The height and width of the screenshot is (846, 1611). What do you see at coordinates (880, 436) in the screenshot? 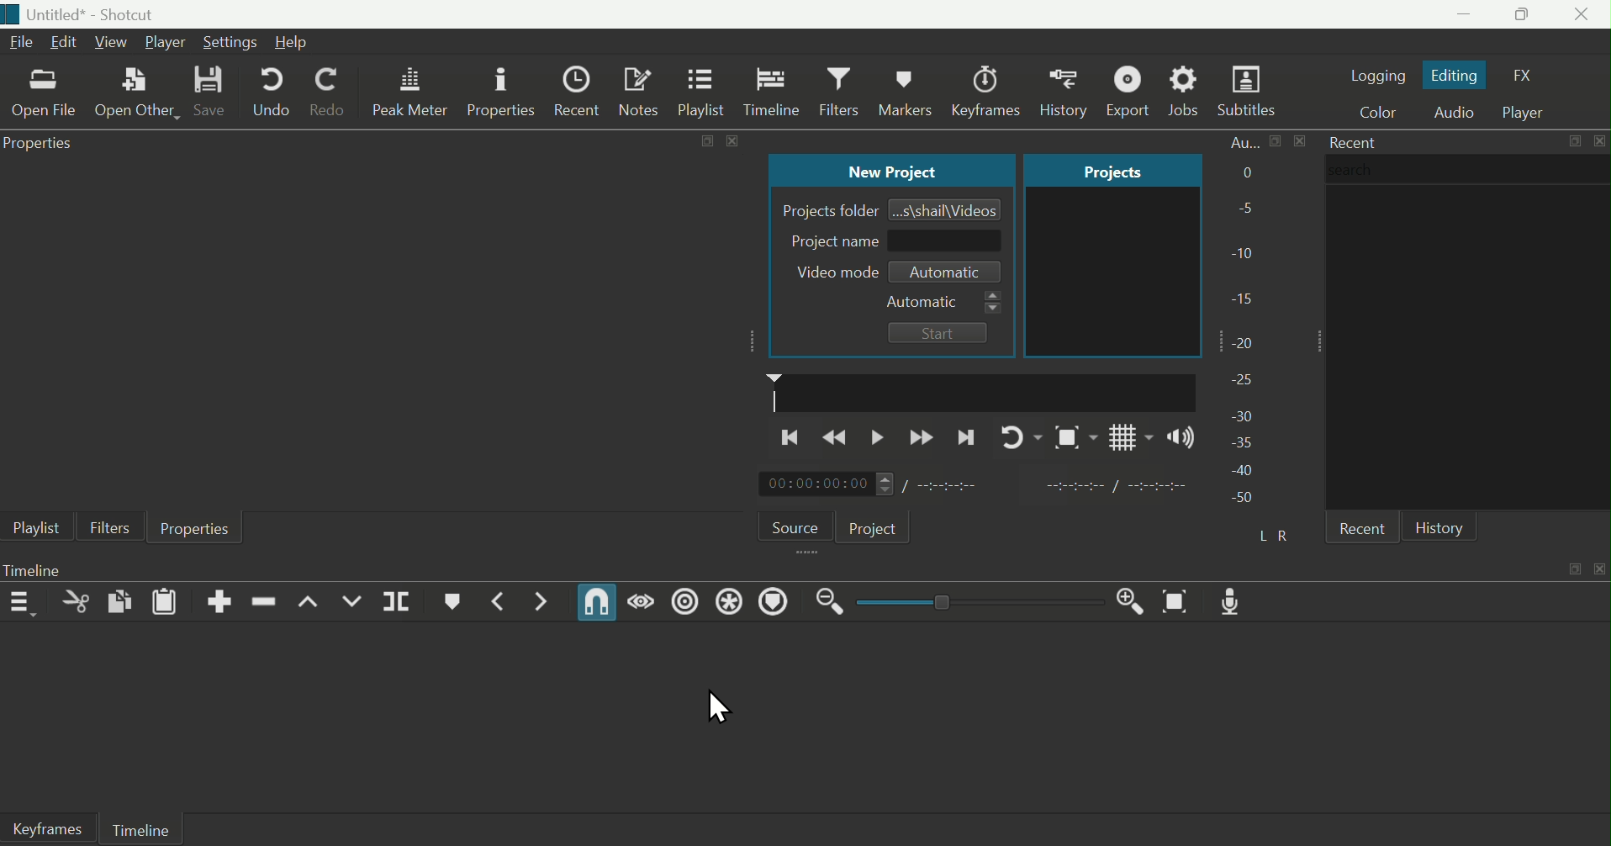
I see `Play/Pause` at bounding box center [880, 436].